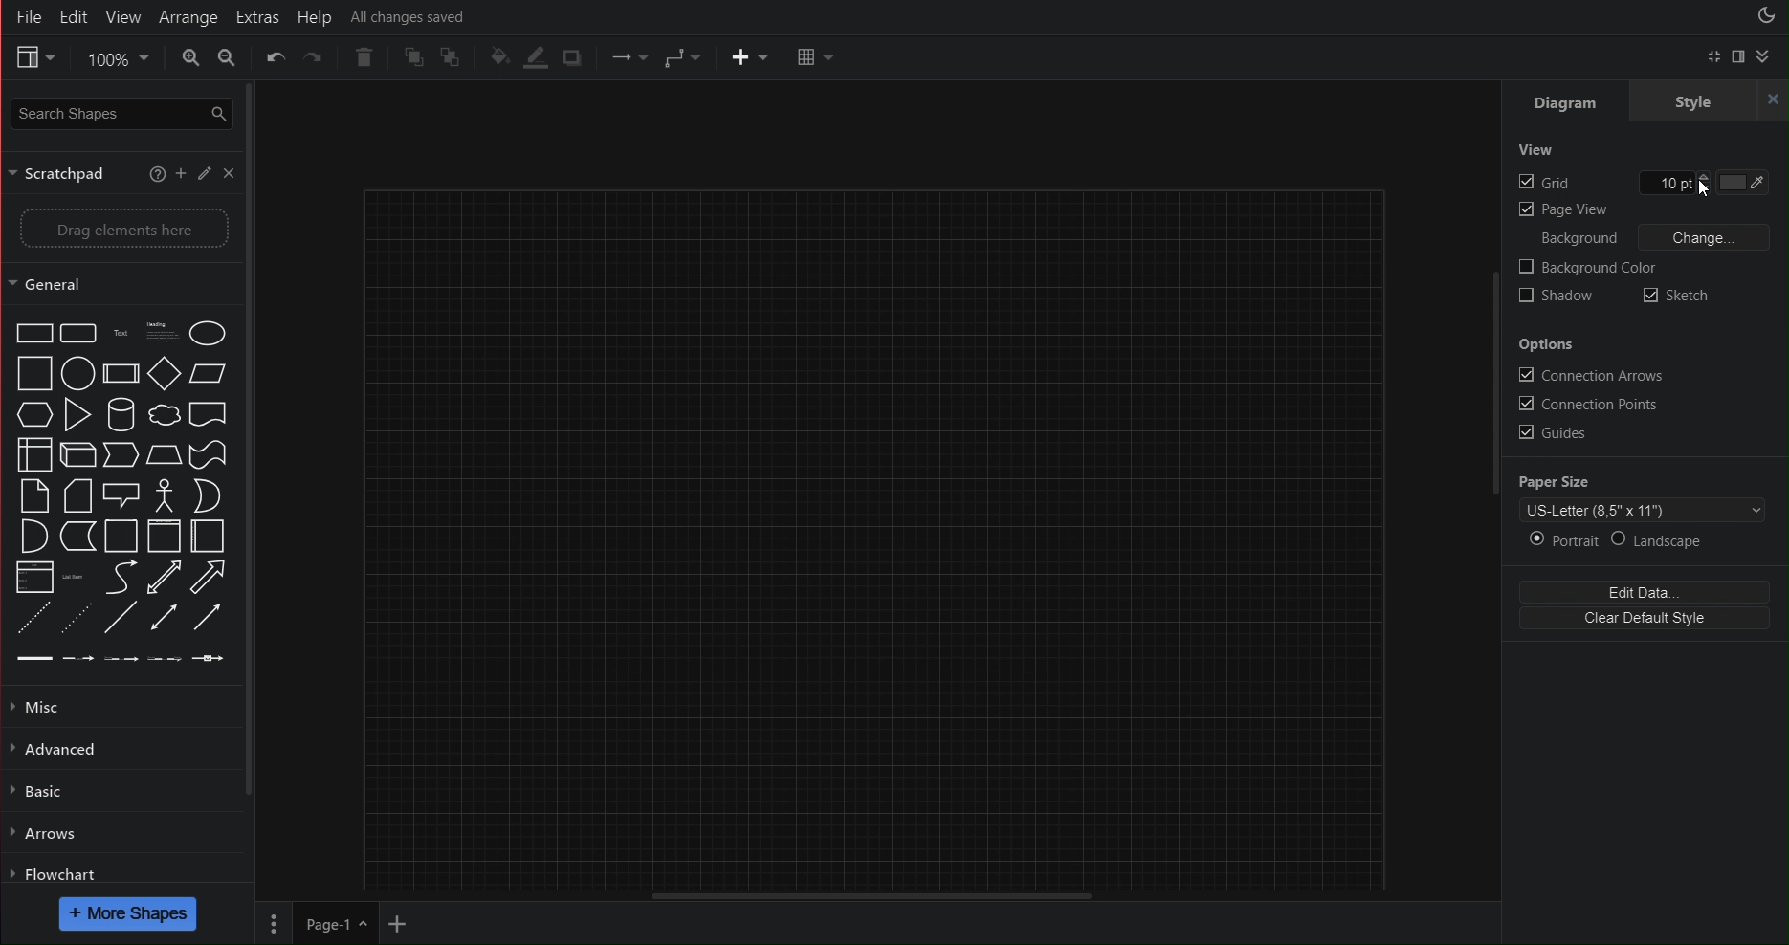  Describe the element at coordinates (455, 56) in the screenshot. I see `Send Back` at that location.